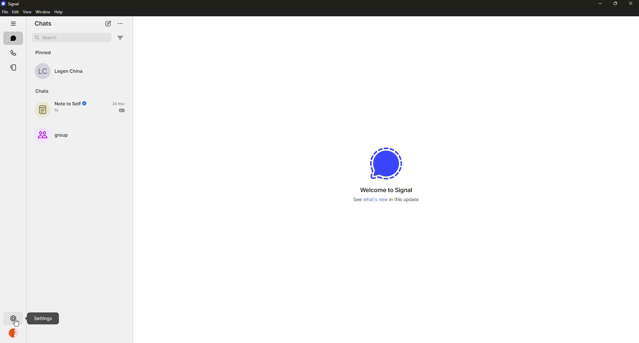  Describe the element at coordinates (43, 52) in the screenshot. I see `pinned` at that location.